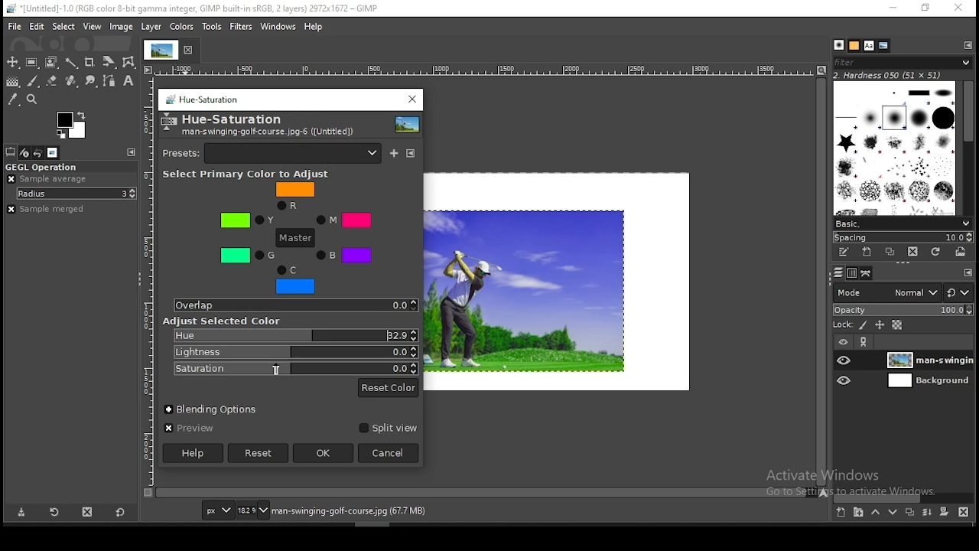 The height and width of the screenshot is (551, 979). I want to click on brush tool, so click(36, 82).